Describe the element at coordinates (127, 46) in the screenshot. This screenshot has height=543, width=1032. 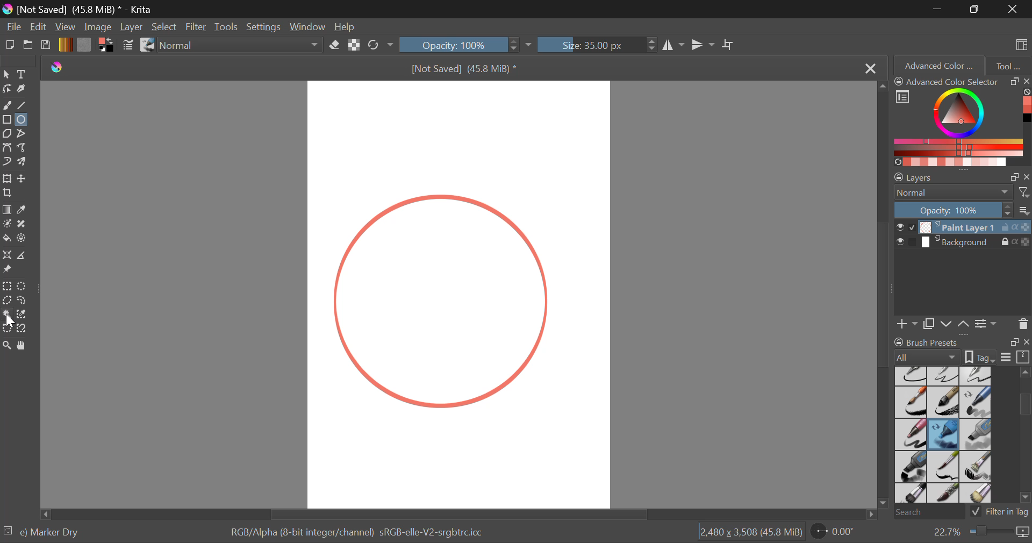
I see `Brush Settings` at that location.